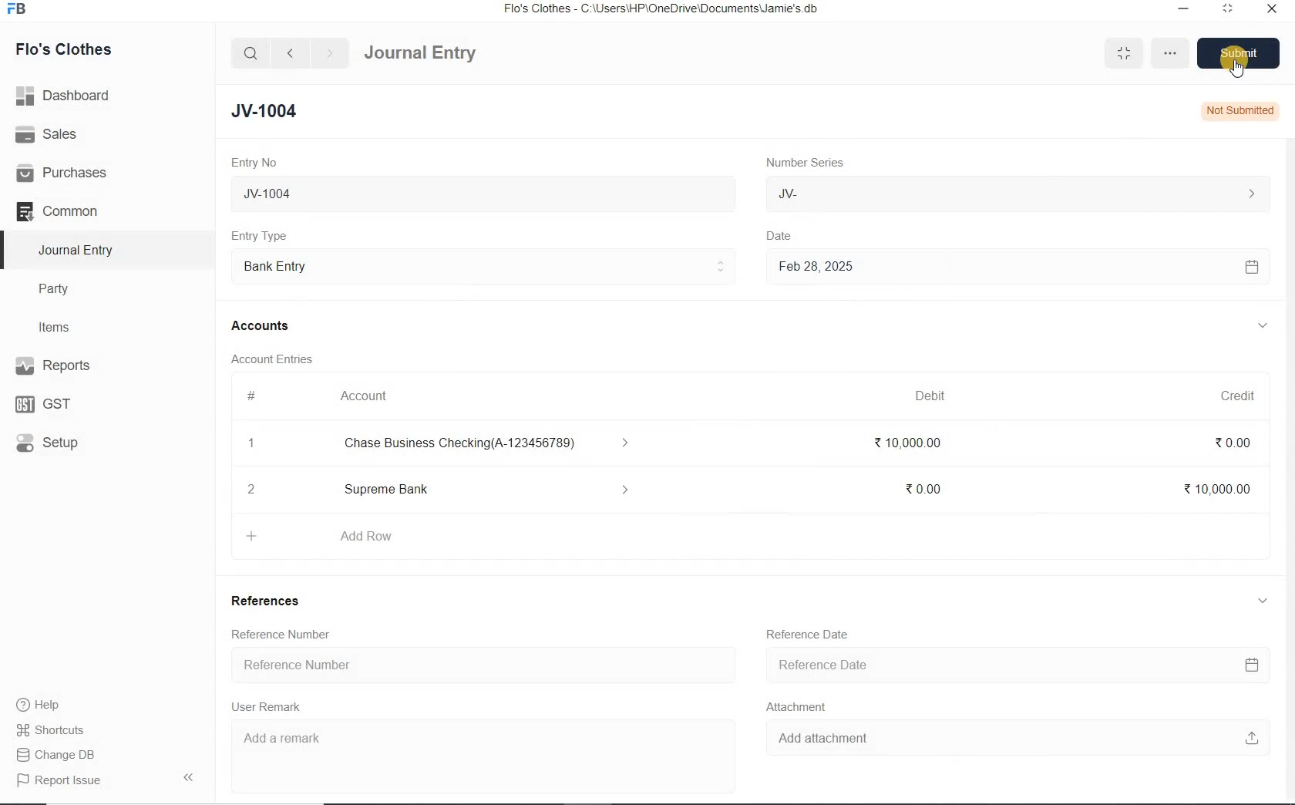  I want to click on search, so click(251, 53).